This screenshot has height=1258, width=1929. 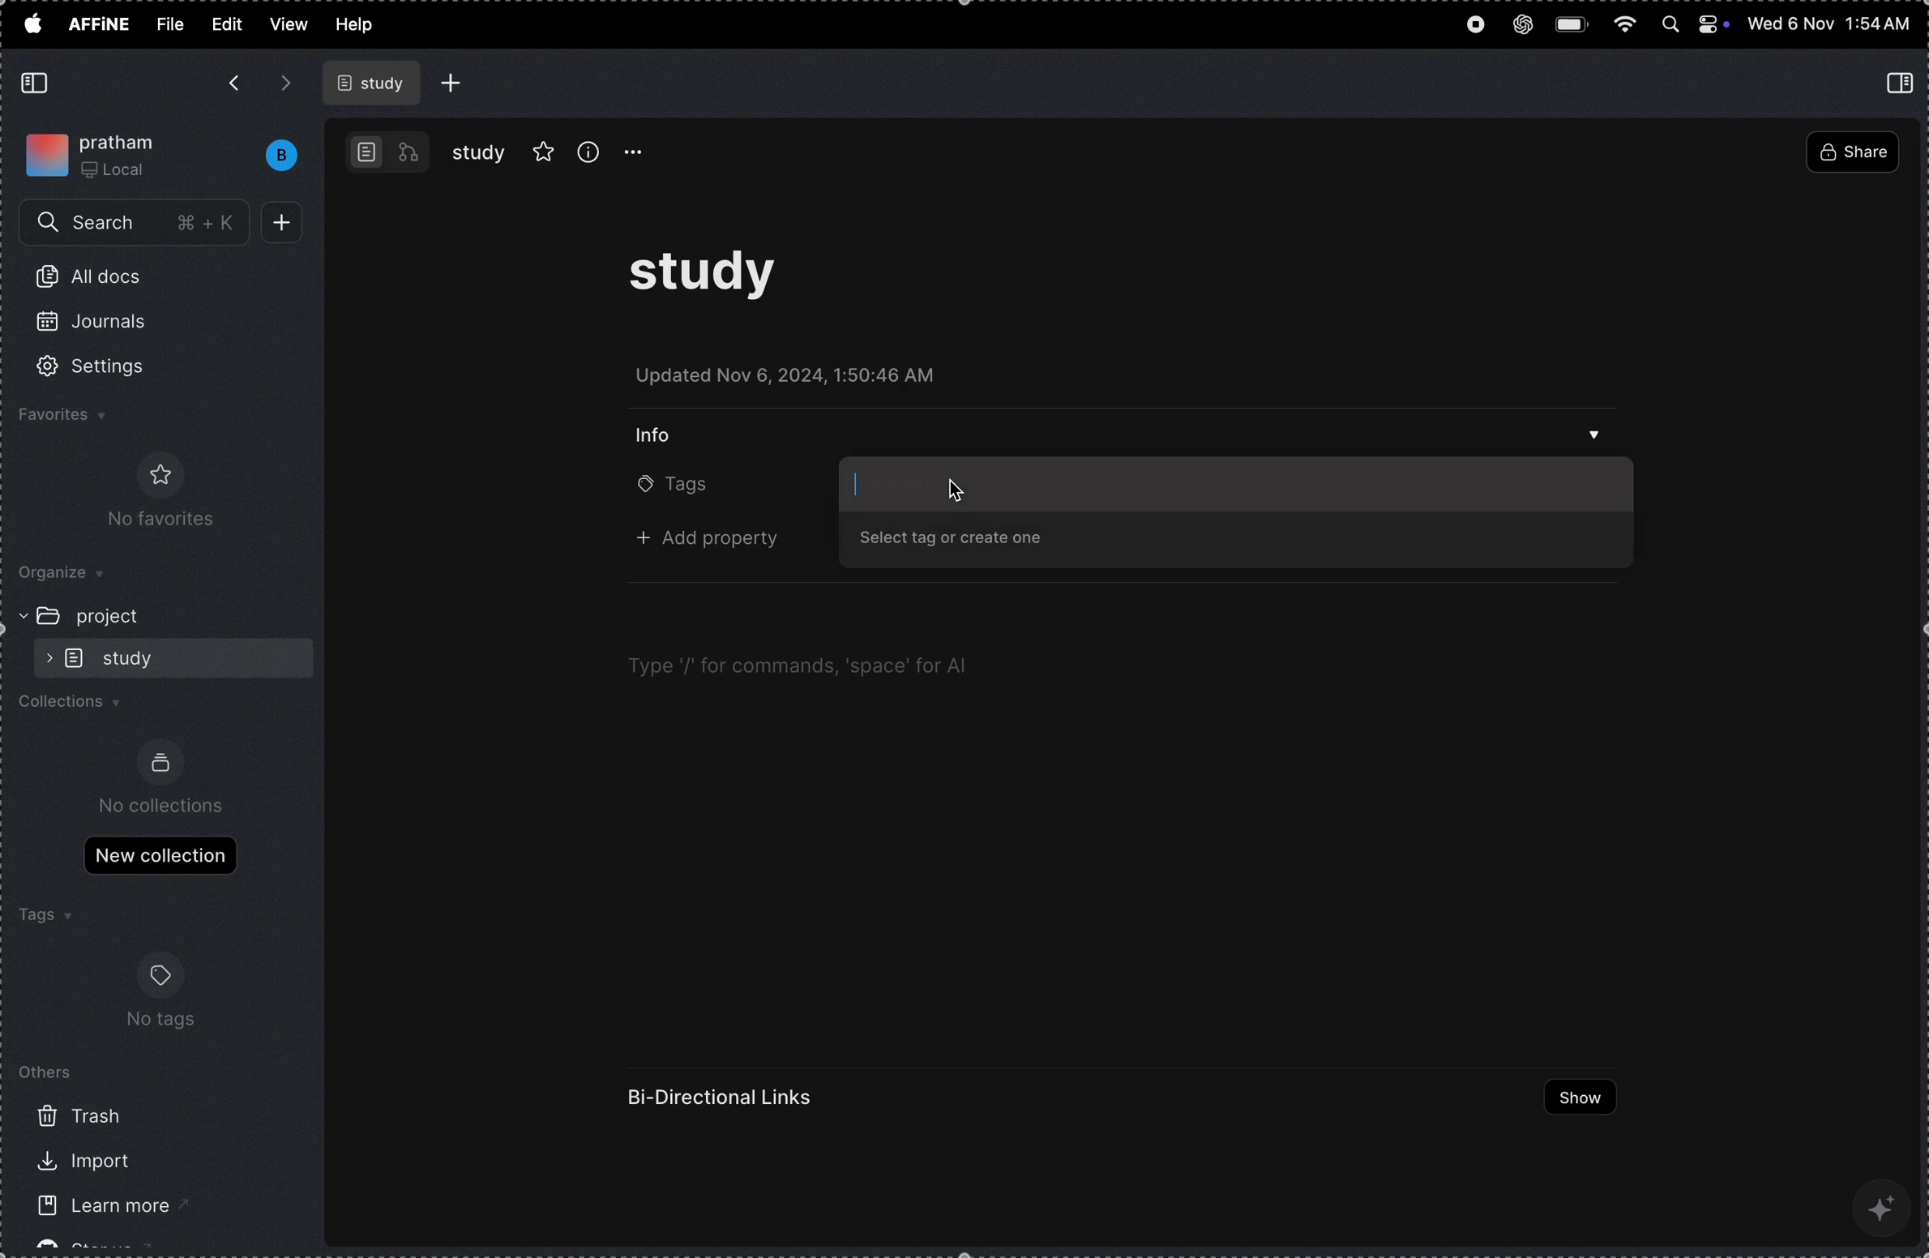 I want to click on record, so click(x=1473, y=27).